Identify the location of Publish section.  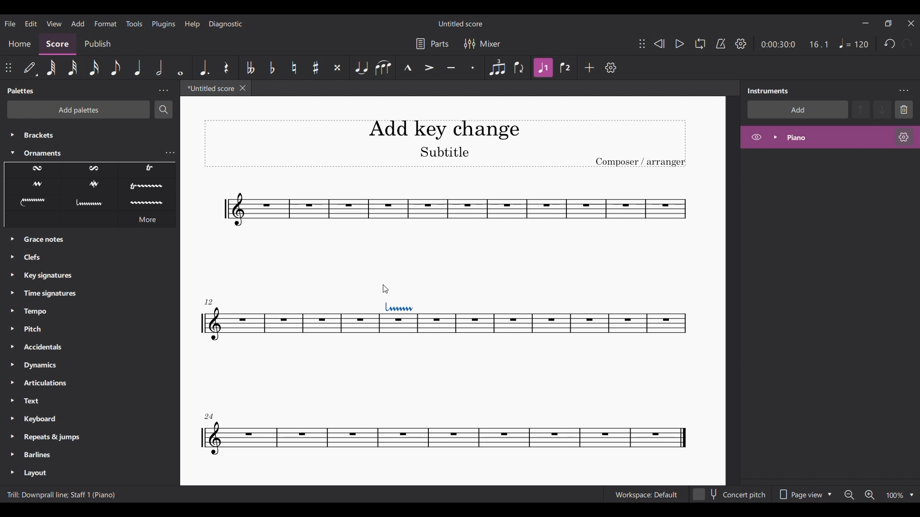
(98, 45).